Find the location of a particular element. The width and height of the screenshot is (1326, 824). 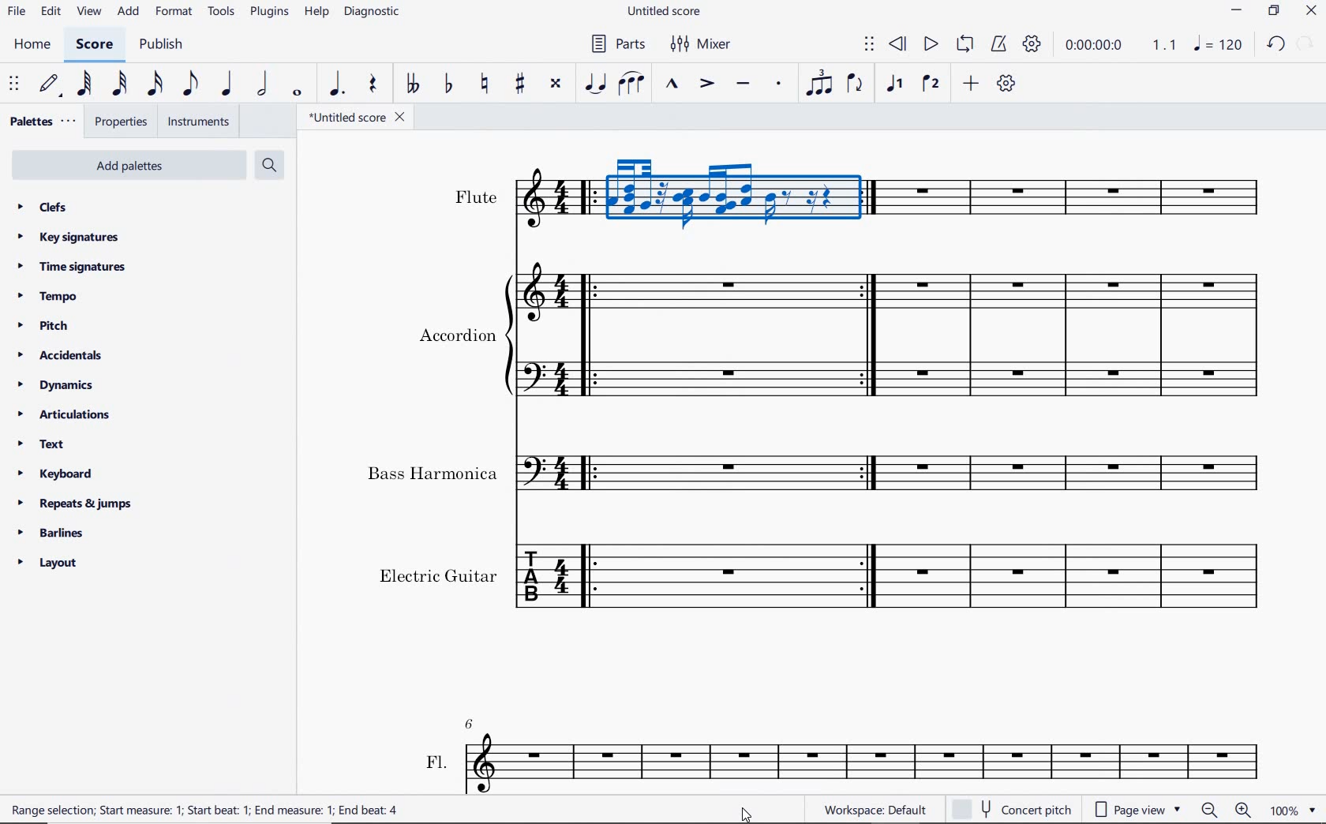

help is located at coordinates (317, 13).